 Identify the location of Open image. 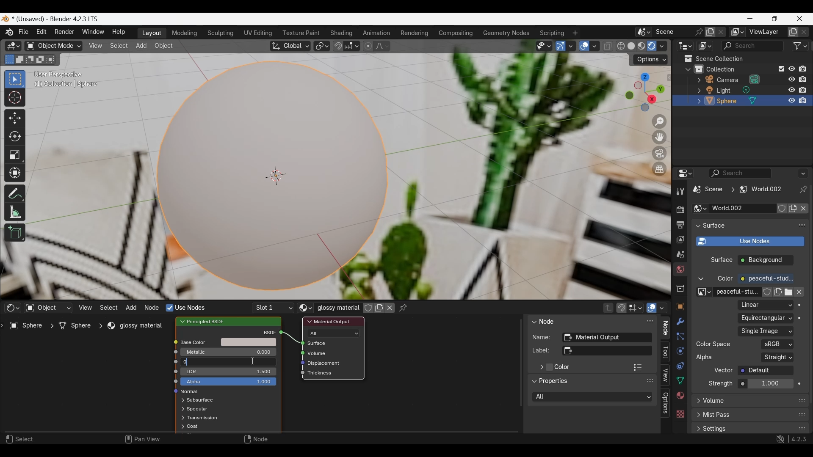
(788, 292).